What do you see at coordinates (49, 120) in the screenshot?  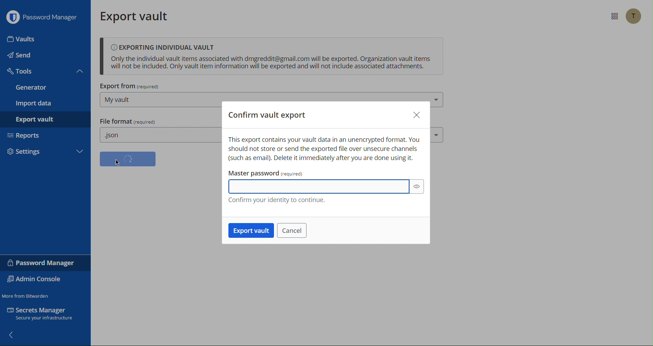 I see `Export vault` at bounding box center [49, 120].